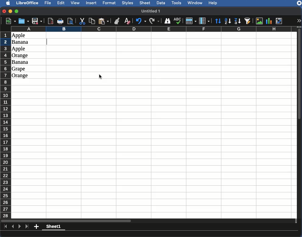  What do you see at coordinates (196, 3) in the screenshot?
I see `Window` at bounding box center [196, 3].